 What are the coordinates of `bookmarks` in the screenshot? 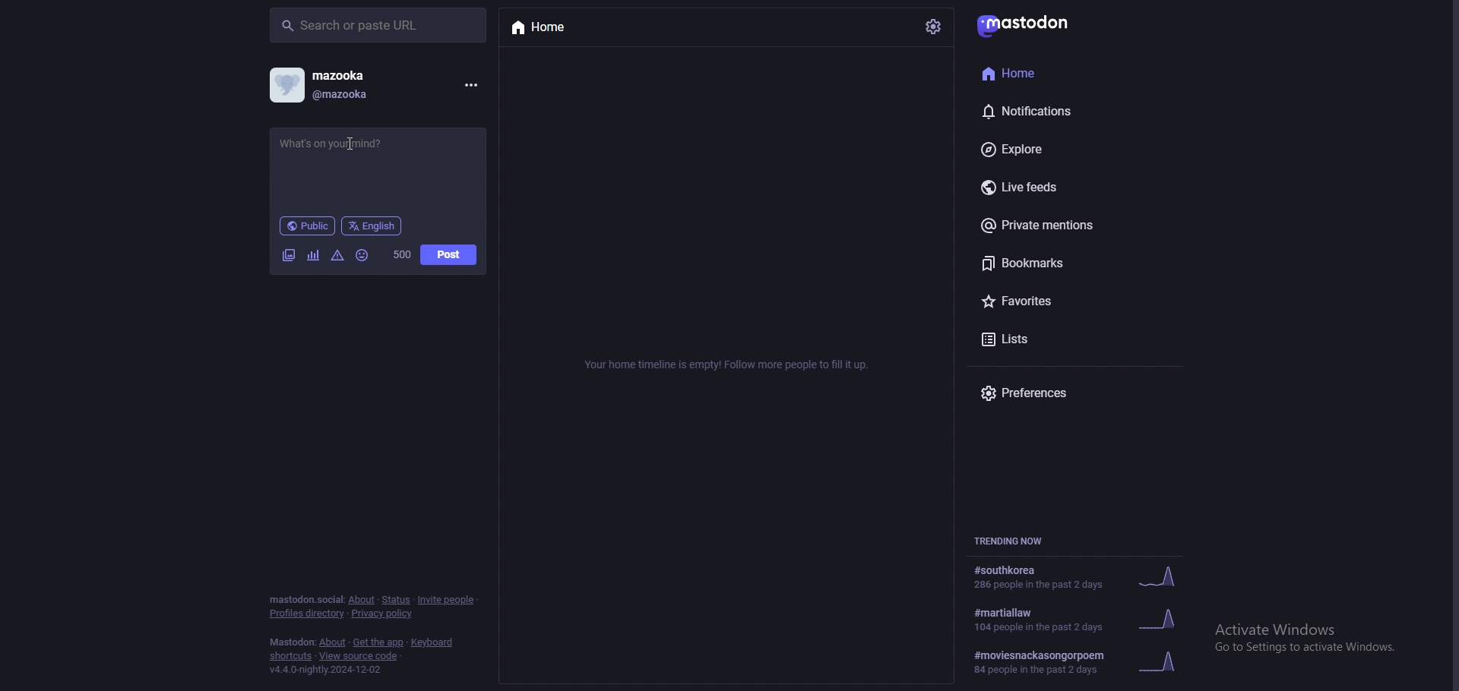 It's located at (1077, 266).